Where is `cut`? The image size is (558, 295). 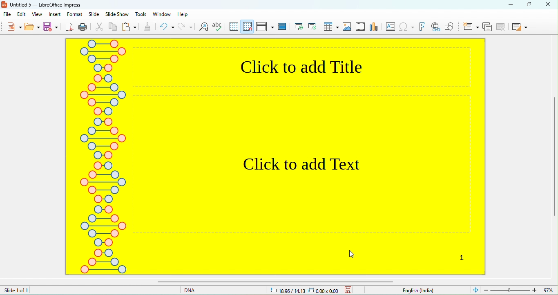 cut is located at coordinates (100, 27).